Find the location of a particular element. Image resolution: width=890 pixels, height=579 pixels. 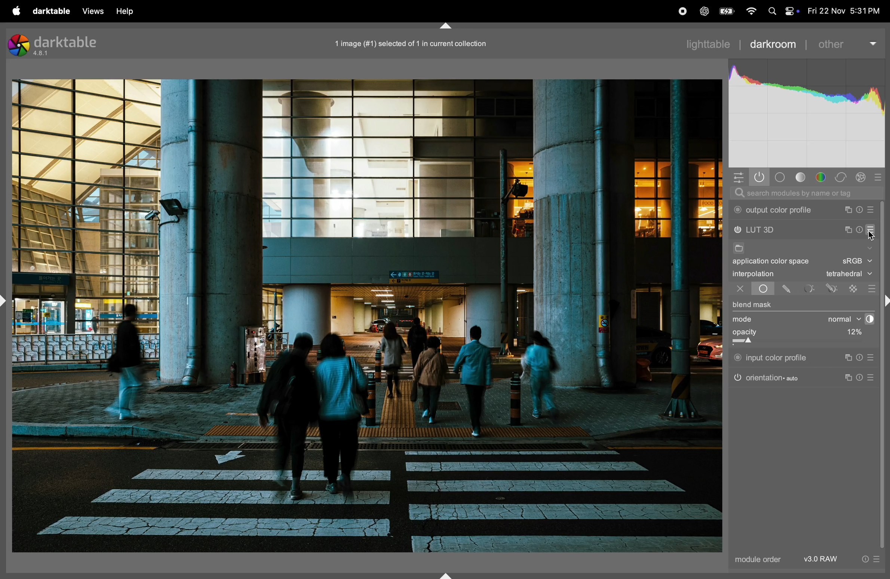

image is located at coordinates (407, 43).